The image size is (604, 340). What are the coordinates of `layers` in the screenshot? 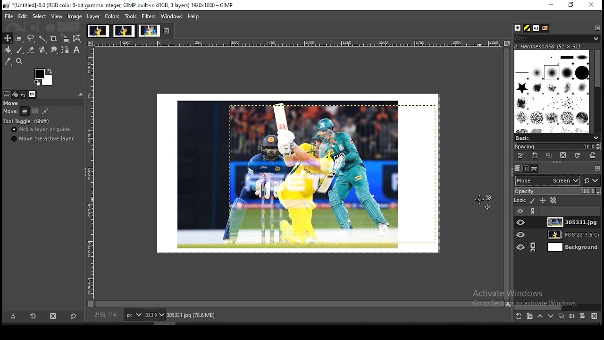 It's located at (517, 169).